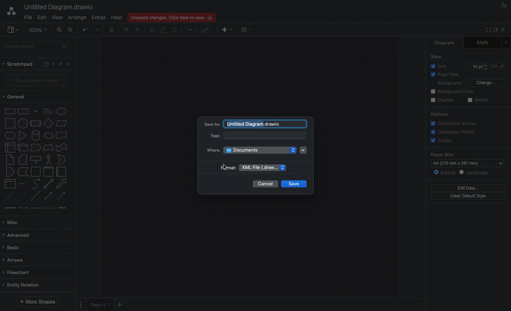 The width and height of the screenshot is (511, 311). Describe the element at coordinates (441, 100) in the screenshot. I see `Shadow` at that location.